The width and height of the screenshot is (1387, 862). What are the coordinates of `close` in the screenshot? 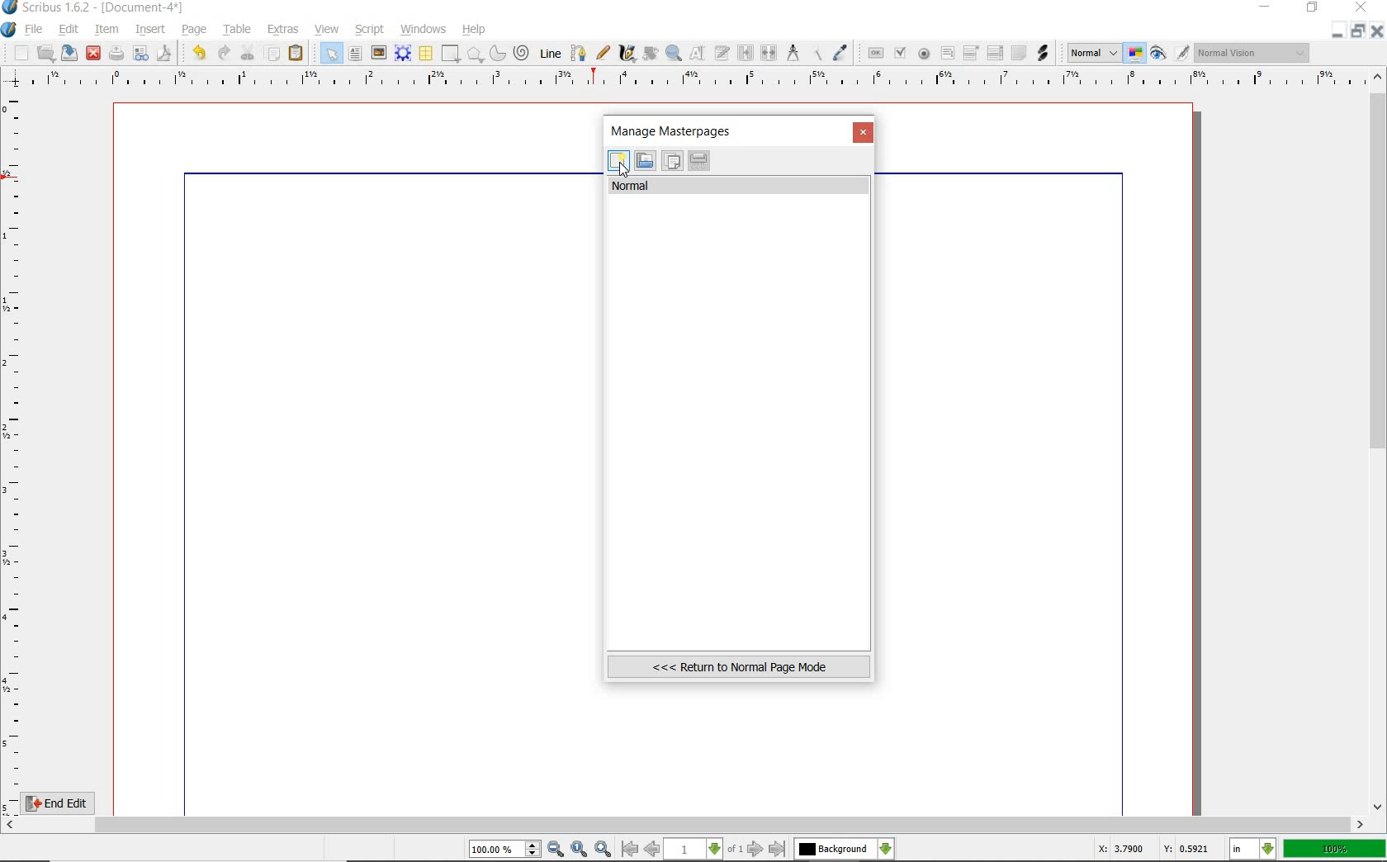 It's located at (864, 134).